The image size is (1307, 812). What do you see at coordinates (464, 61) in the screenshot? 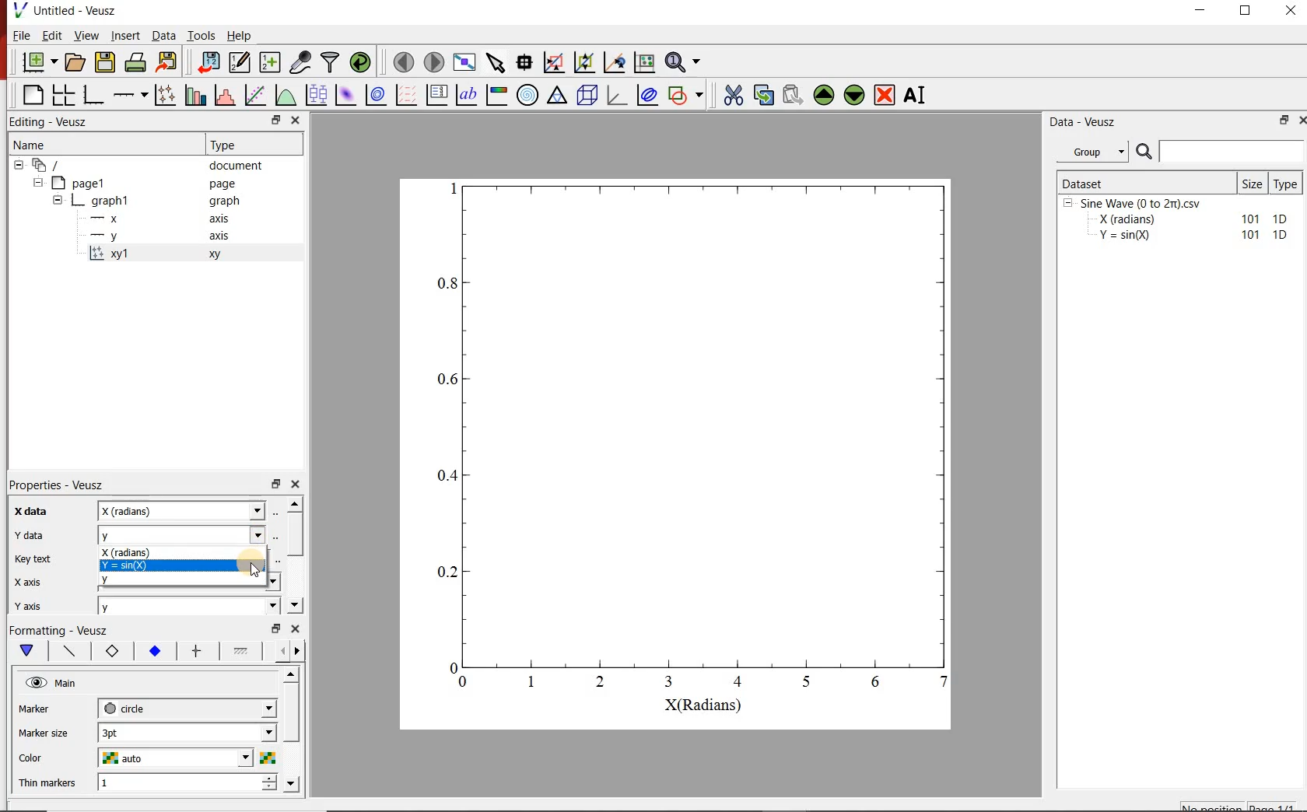
I see `view plot full screen` at bounding box center [464, 61].